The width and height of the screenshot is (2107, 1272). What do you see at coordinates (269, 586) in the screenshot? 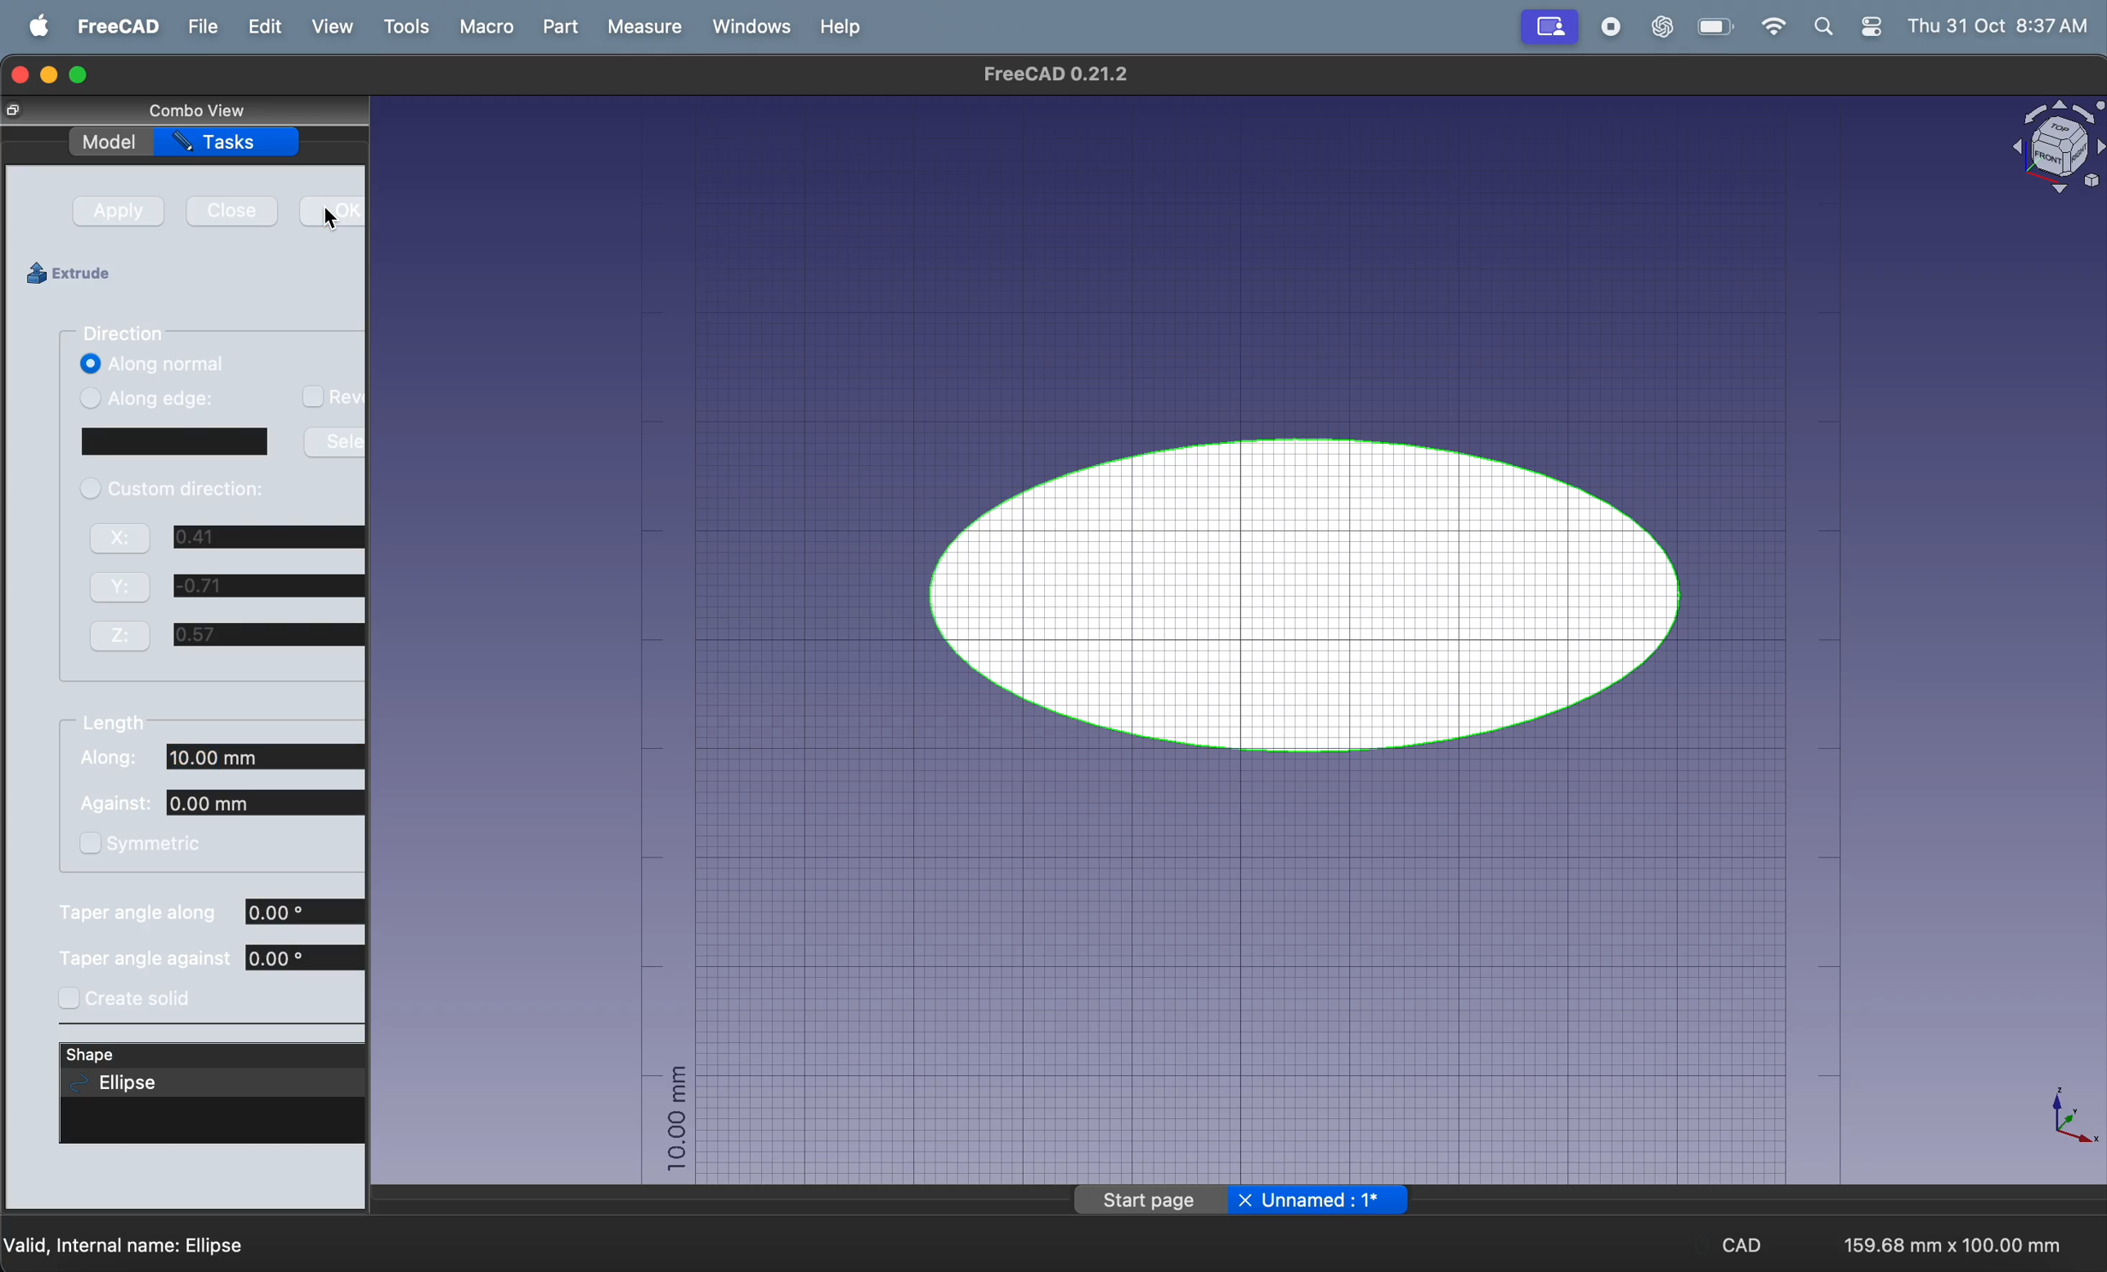
I see `0.71` at bounding box center [269, 586].